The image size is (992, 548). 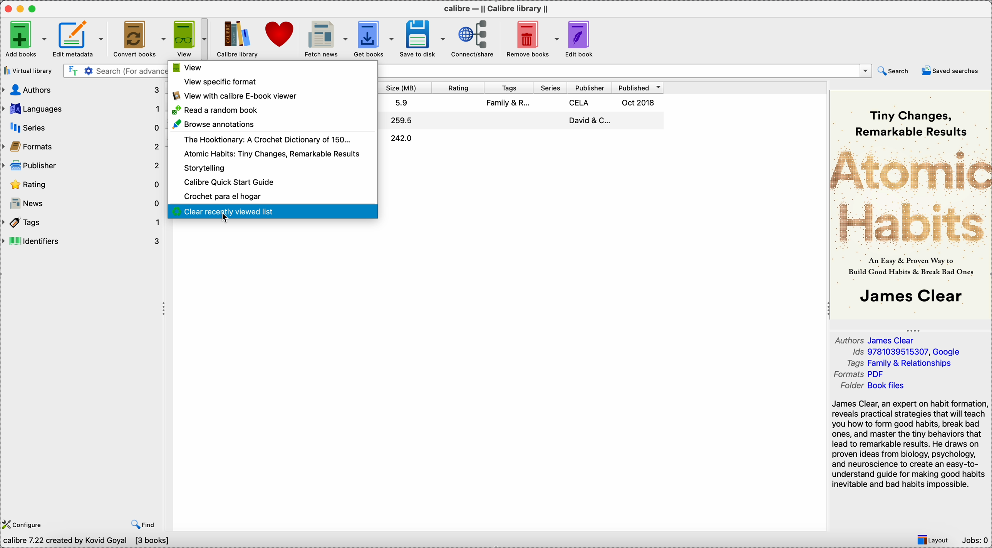 What do you see at coordinates (530, 39) in the screenshot?
I see `remove books` at bounding box center [530, 39].